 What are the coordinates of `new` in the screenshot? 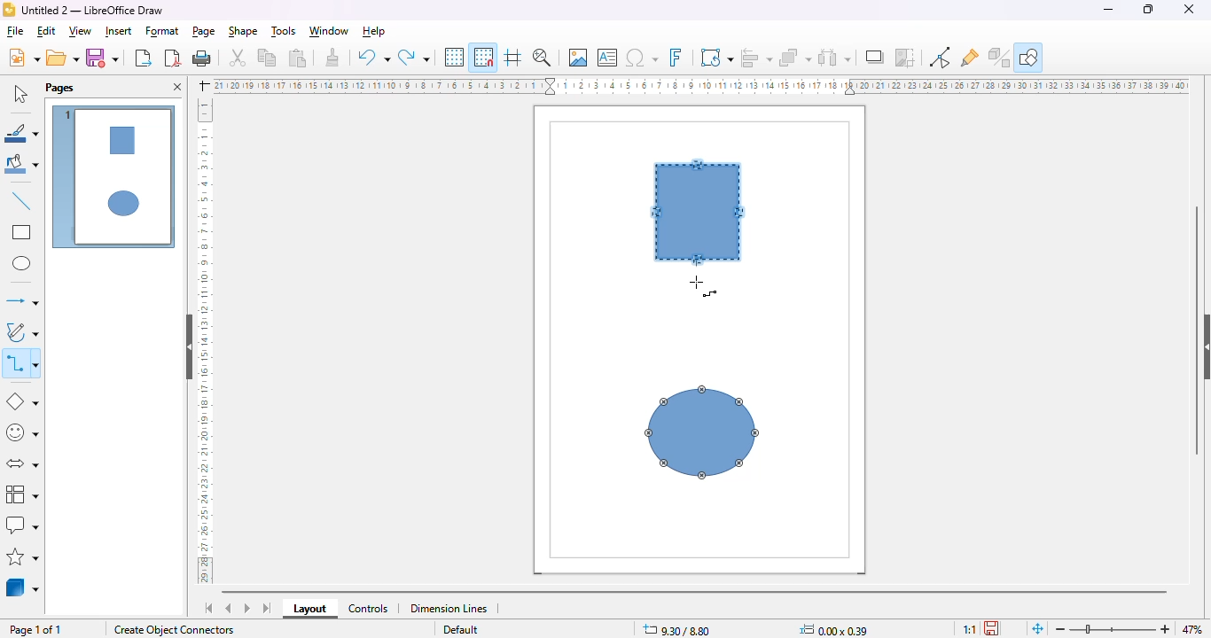 It's located at (24, 57).